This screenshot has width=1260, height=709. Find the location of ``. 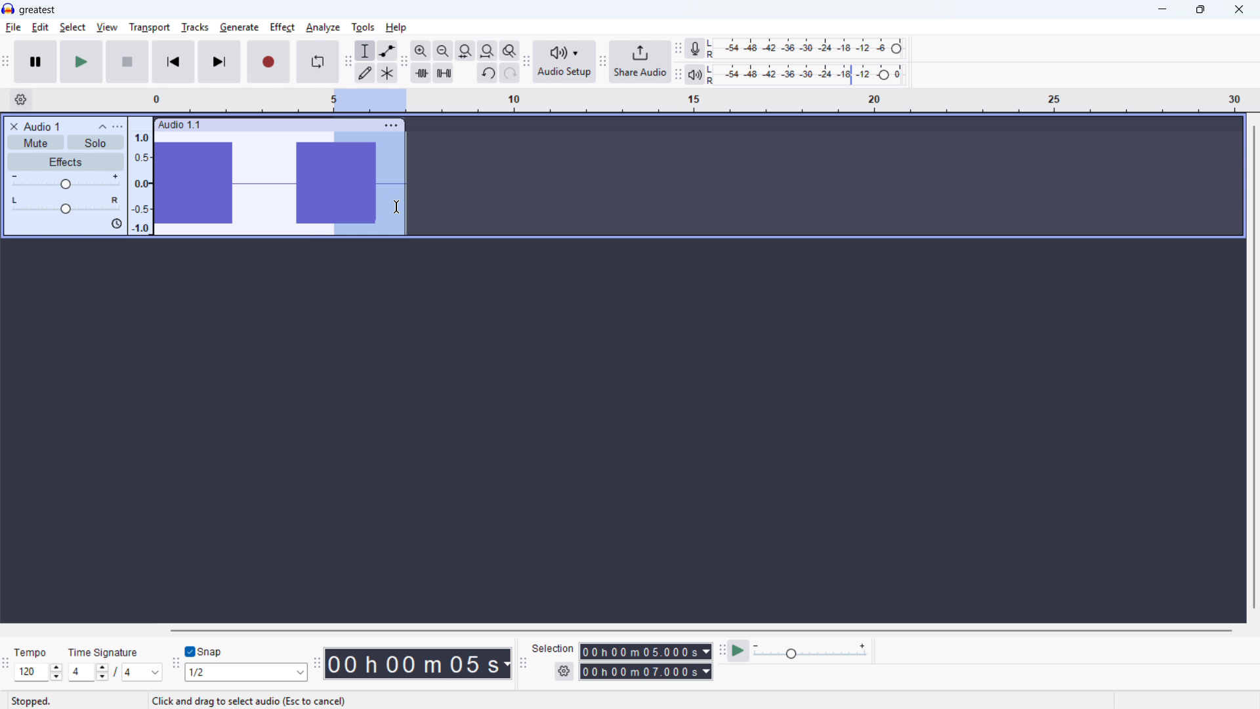

 is located at coordinates (281, 630).